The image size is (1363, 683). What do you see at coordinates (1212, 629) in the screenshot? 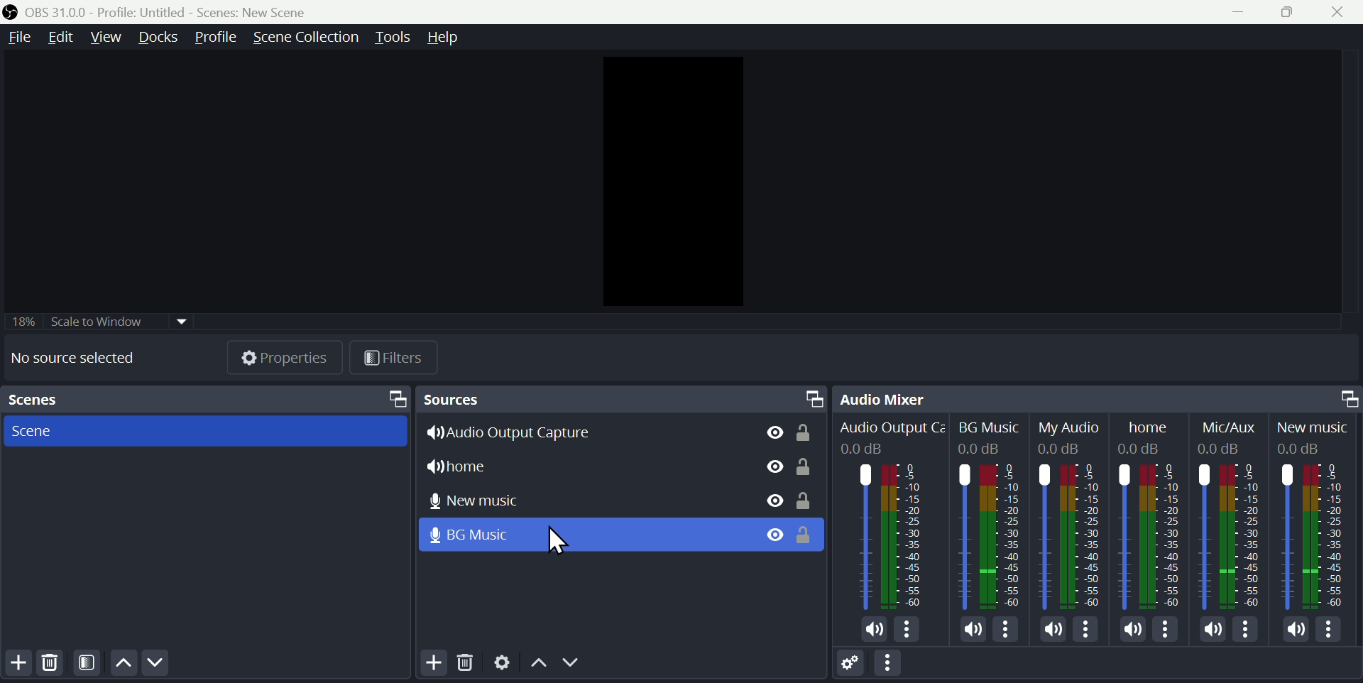
I see `Mute/unmute` at bounding box center [1212, 629].